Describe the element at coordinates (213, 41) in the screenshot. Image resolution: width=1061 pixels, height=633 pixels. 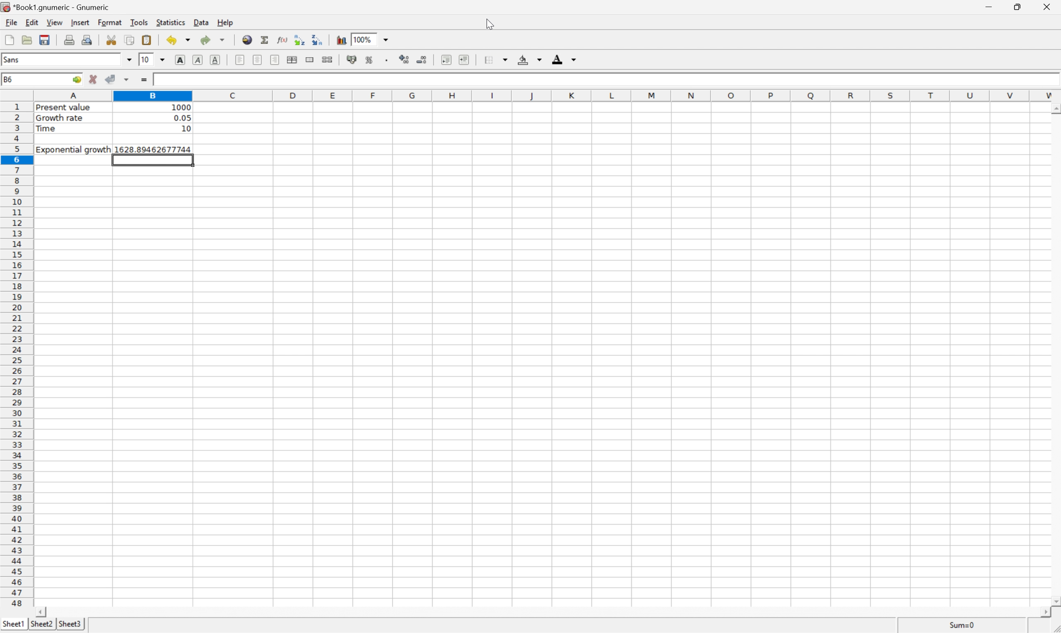
I see `Redo` at that location.